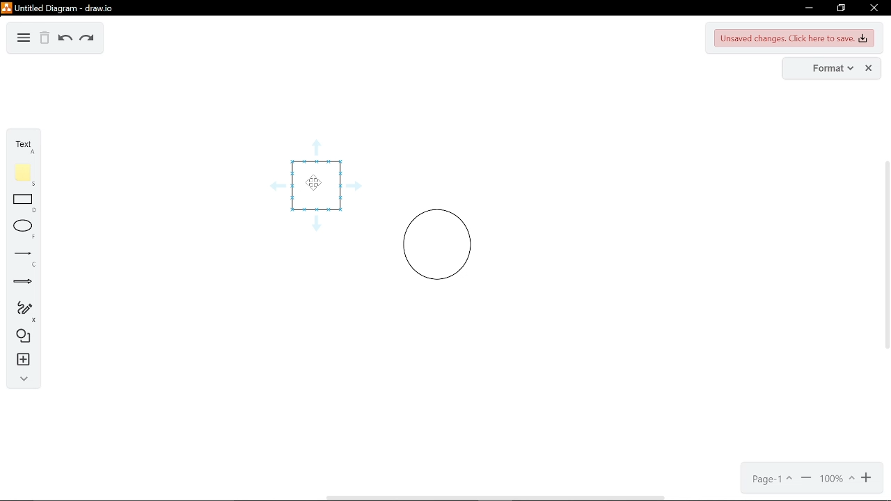 Image resolution: width=891 pixels, height=501 pixels. Describe the element at coordinates (807, 8) in the screenshot. I see `minimize` at that location.